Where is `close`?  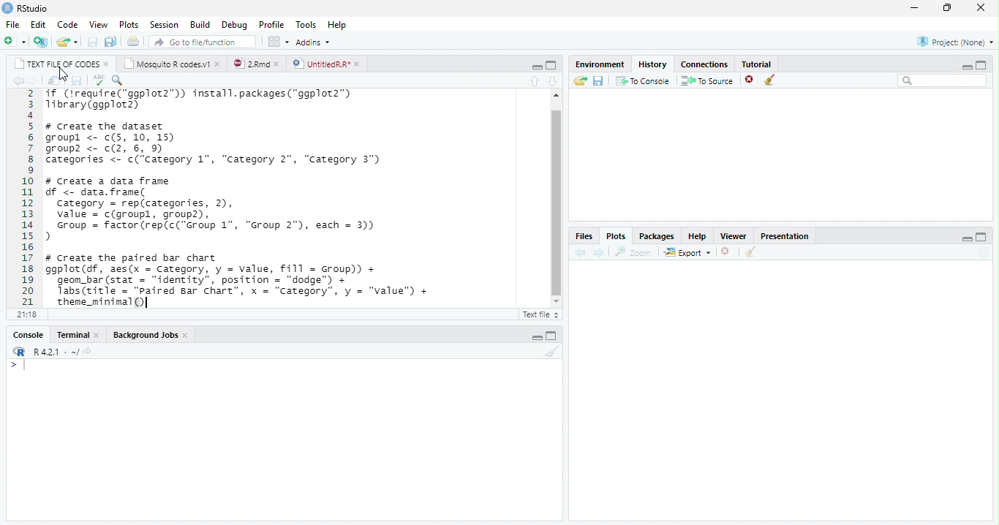 close is located at coordinates (979, 8).